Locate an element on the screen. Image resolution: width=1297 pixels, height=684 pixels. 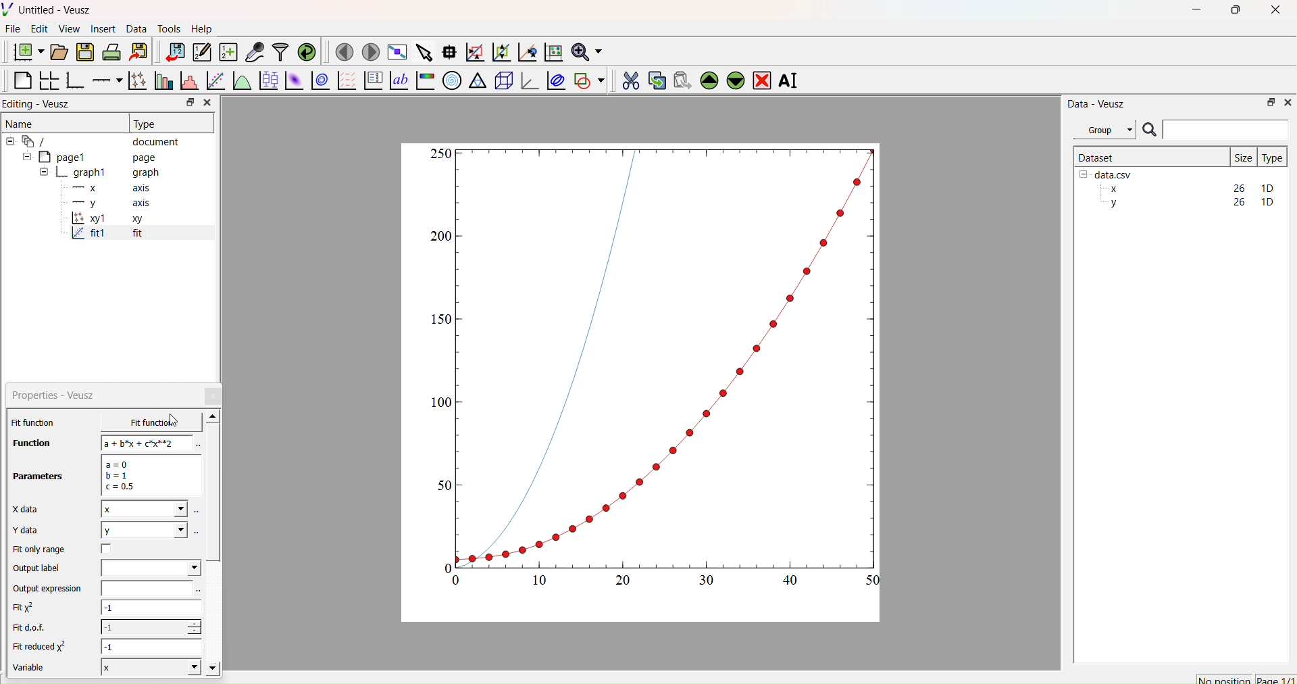
Import data is located at coordinates (172, 52).